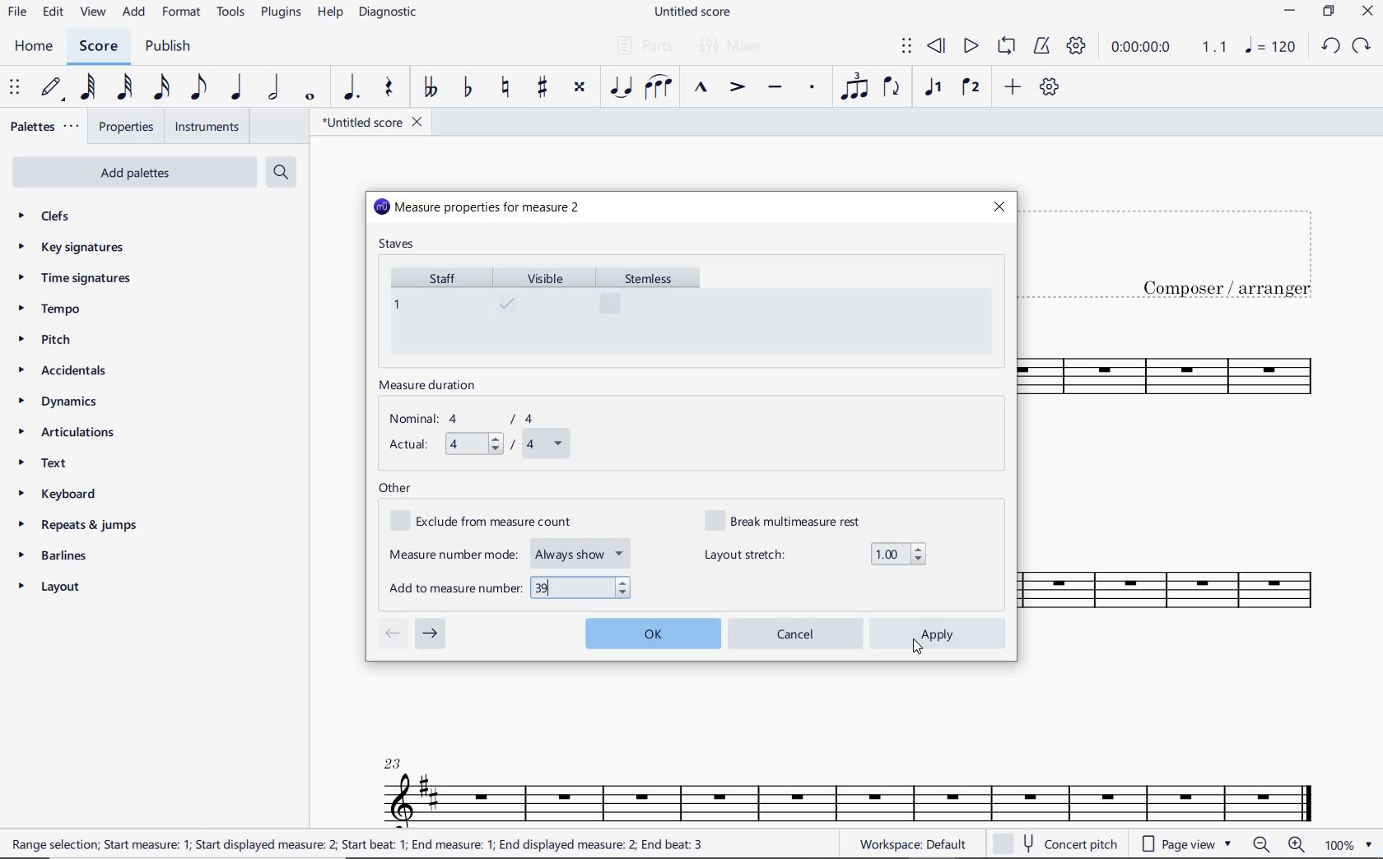 This screenshot has width=1383, height=859. Describe the element at coordinates (184, 13) in the screenshot. I see `FORMAT` at that location.